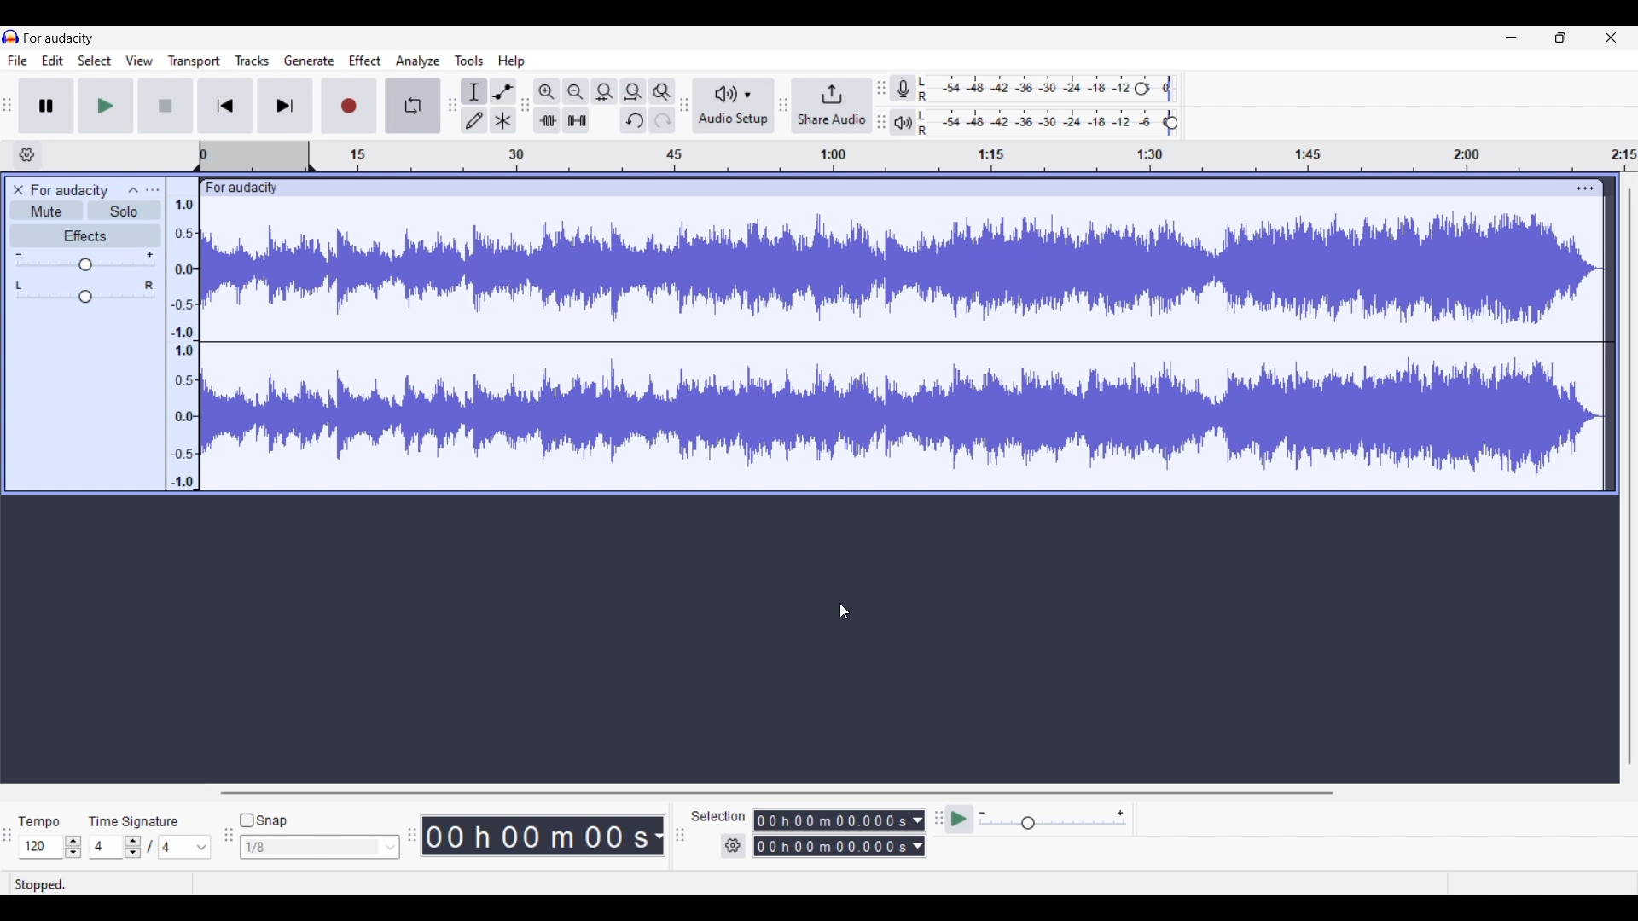 Image resolution: width=1638 pixels, height=921 pixels. Describe the element at coordinates (663, 89) in the screenshot. I see `Zoom toggle` at that location.